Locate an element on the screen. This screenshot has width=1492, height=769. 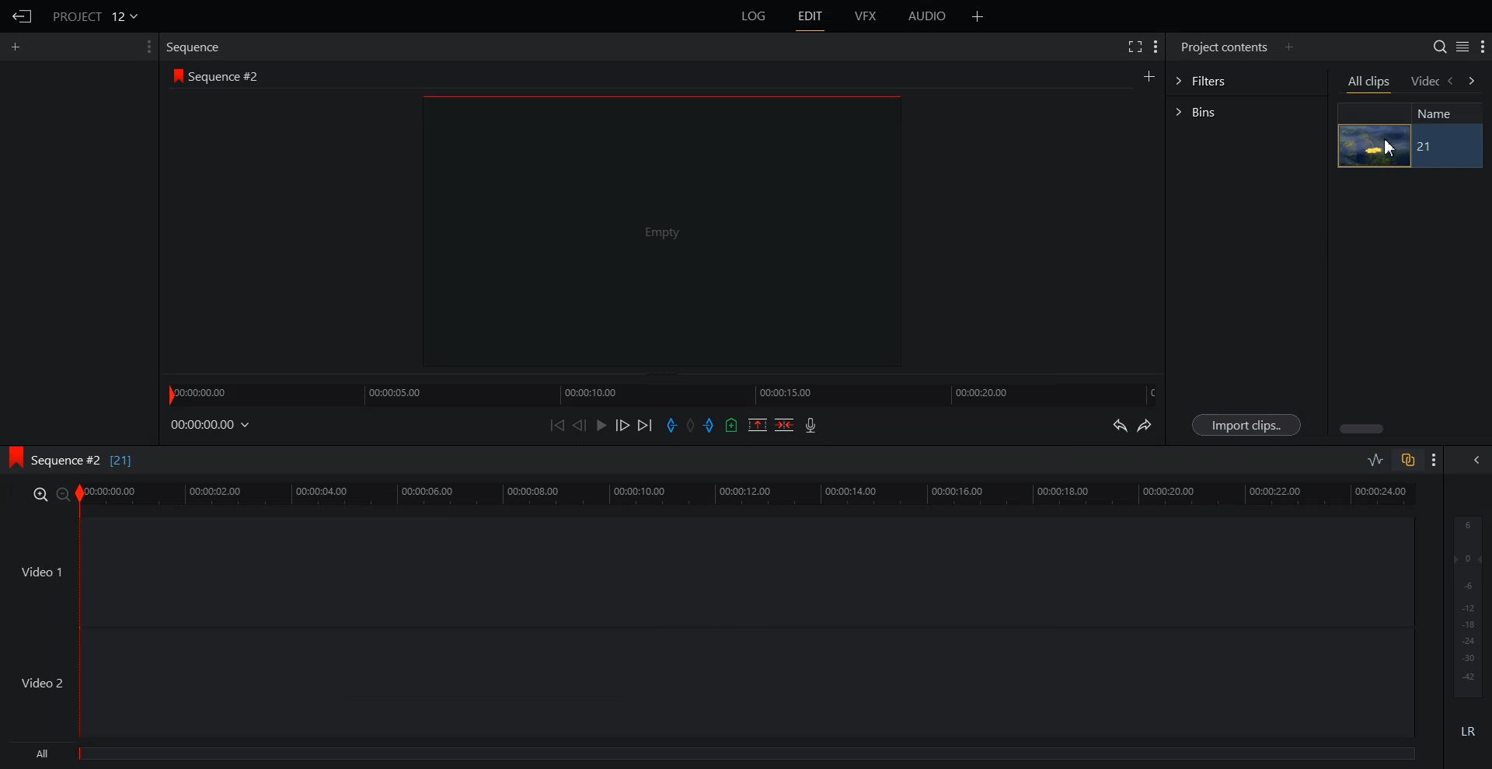
Undo is located at coordinates (1119, 425).